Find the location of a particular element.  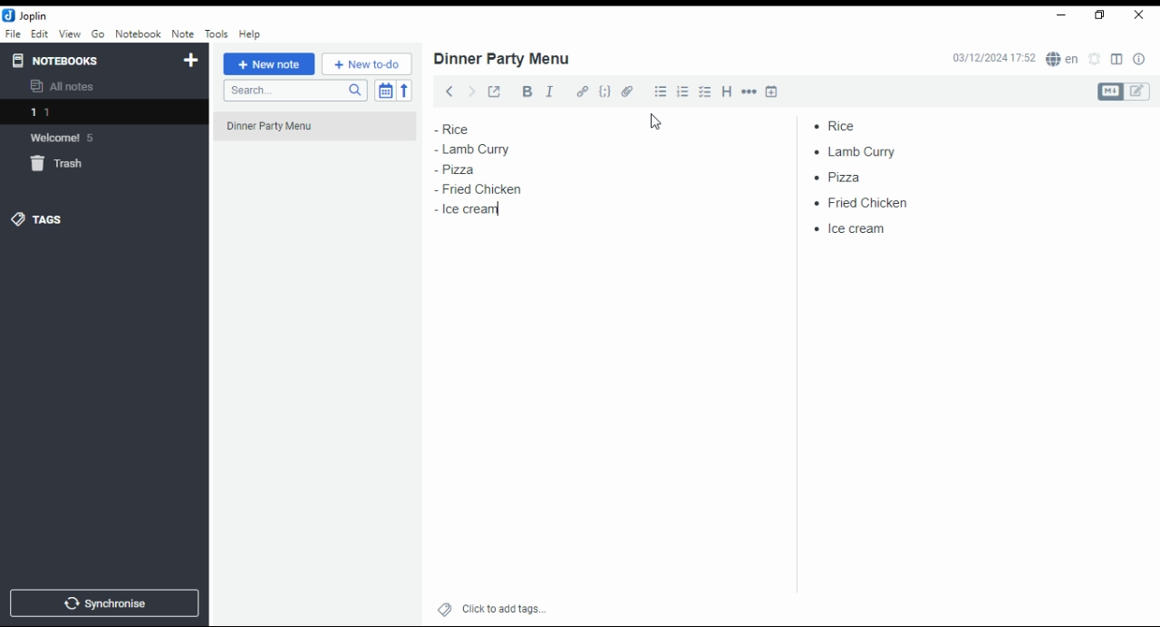

toggle external editing is located at coordinates (494, 92).